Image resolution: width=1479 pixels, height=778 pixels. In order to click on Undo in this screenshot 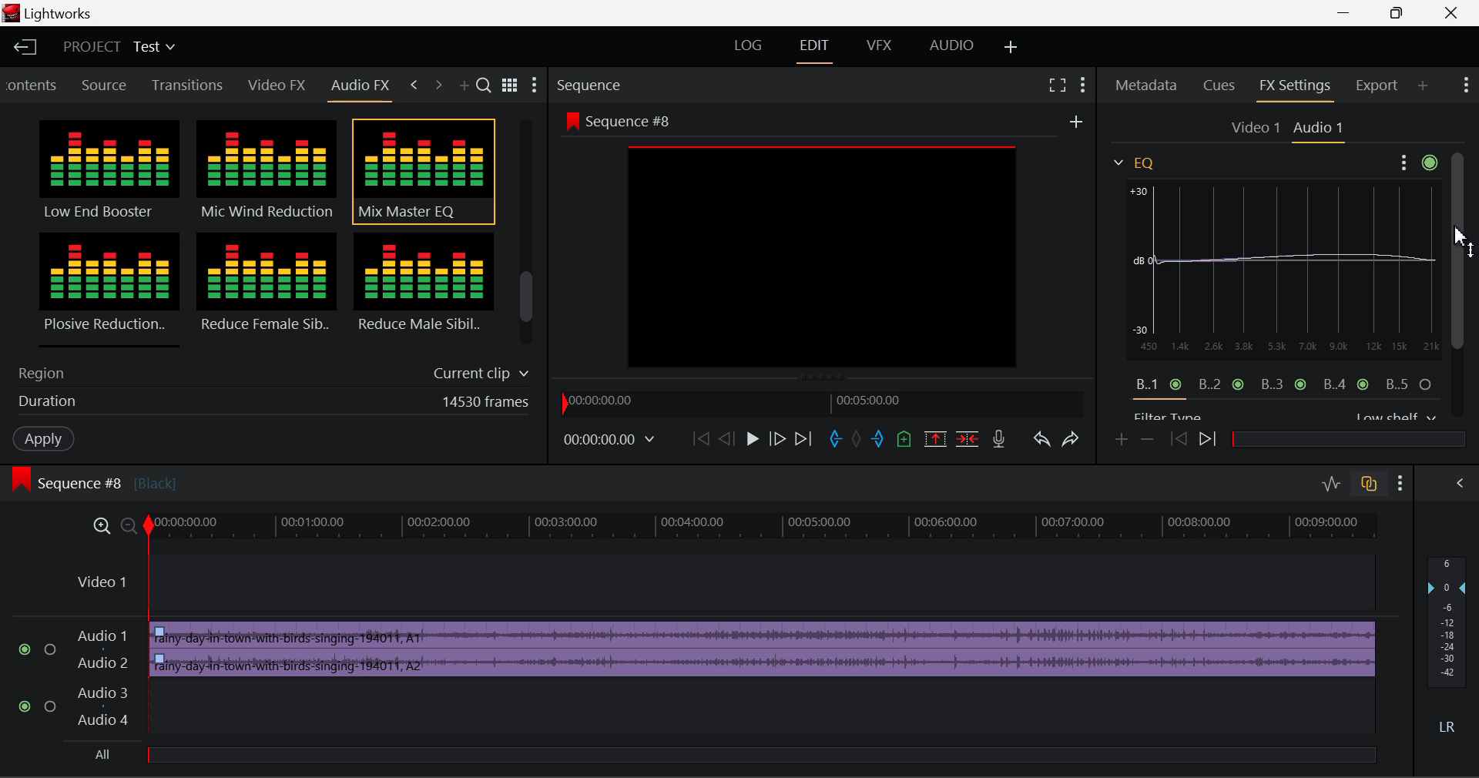, I will do `click(1044, 444)`.